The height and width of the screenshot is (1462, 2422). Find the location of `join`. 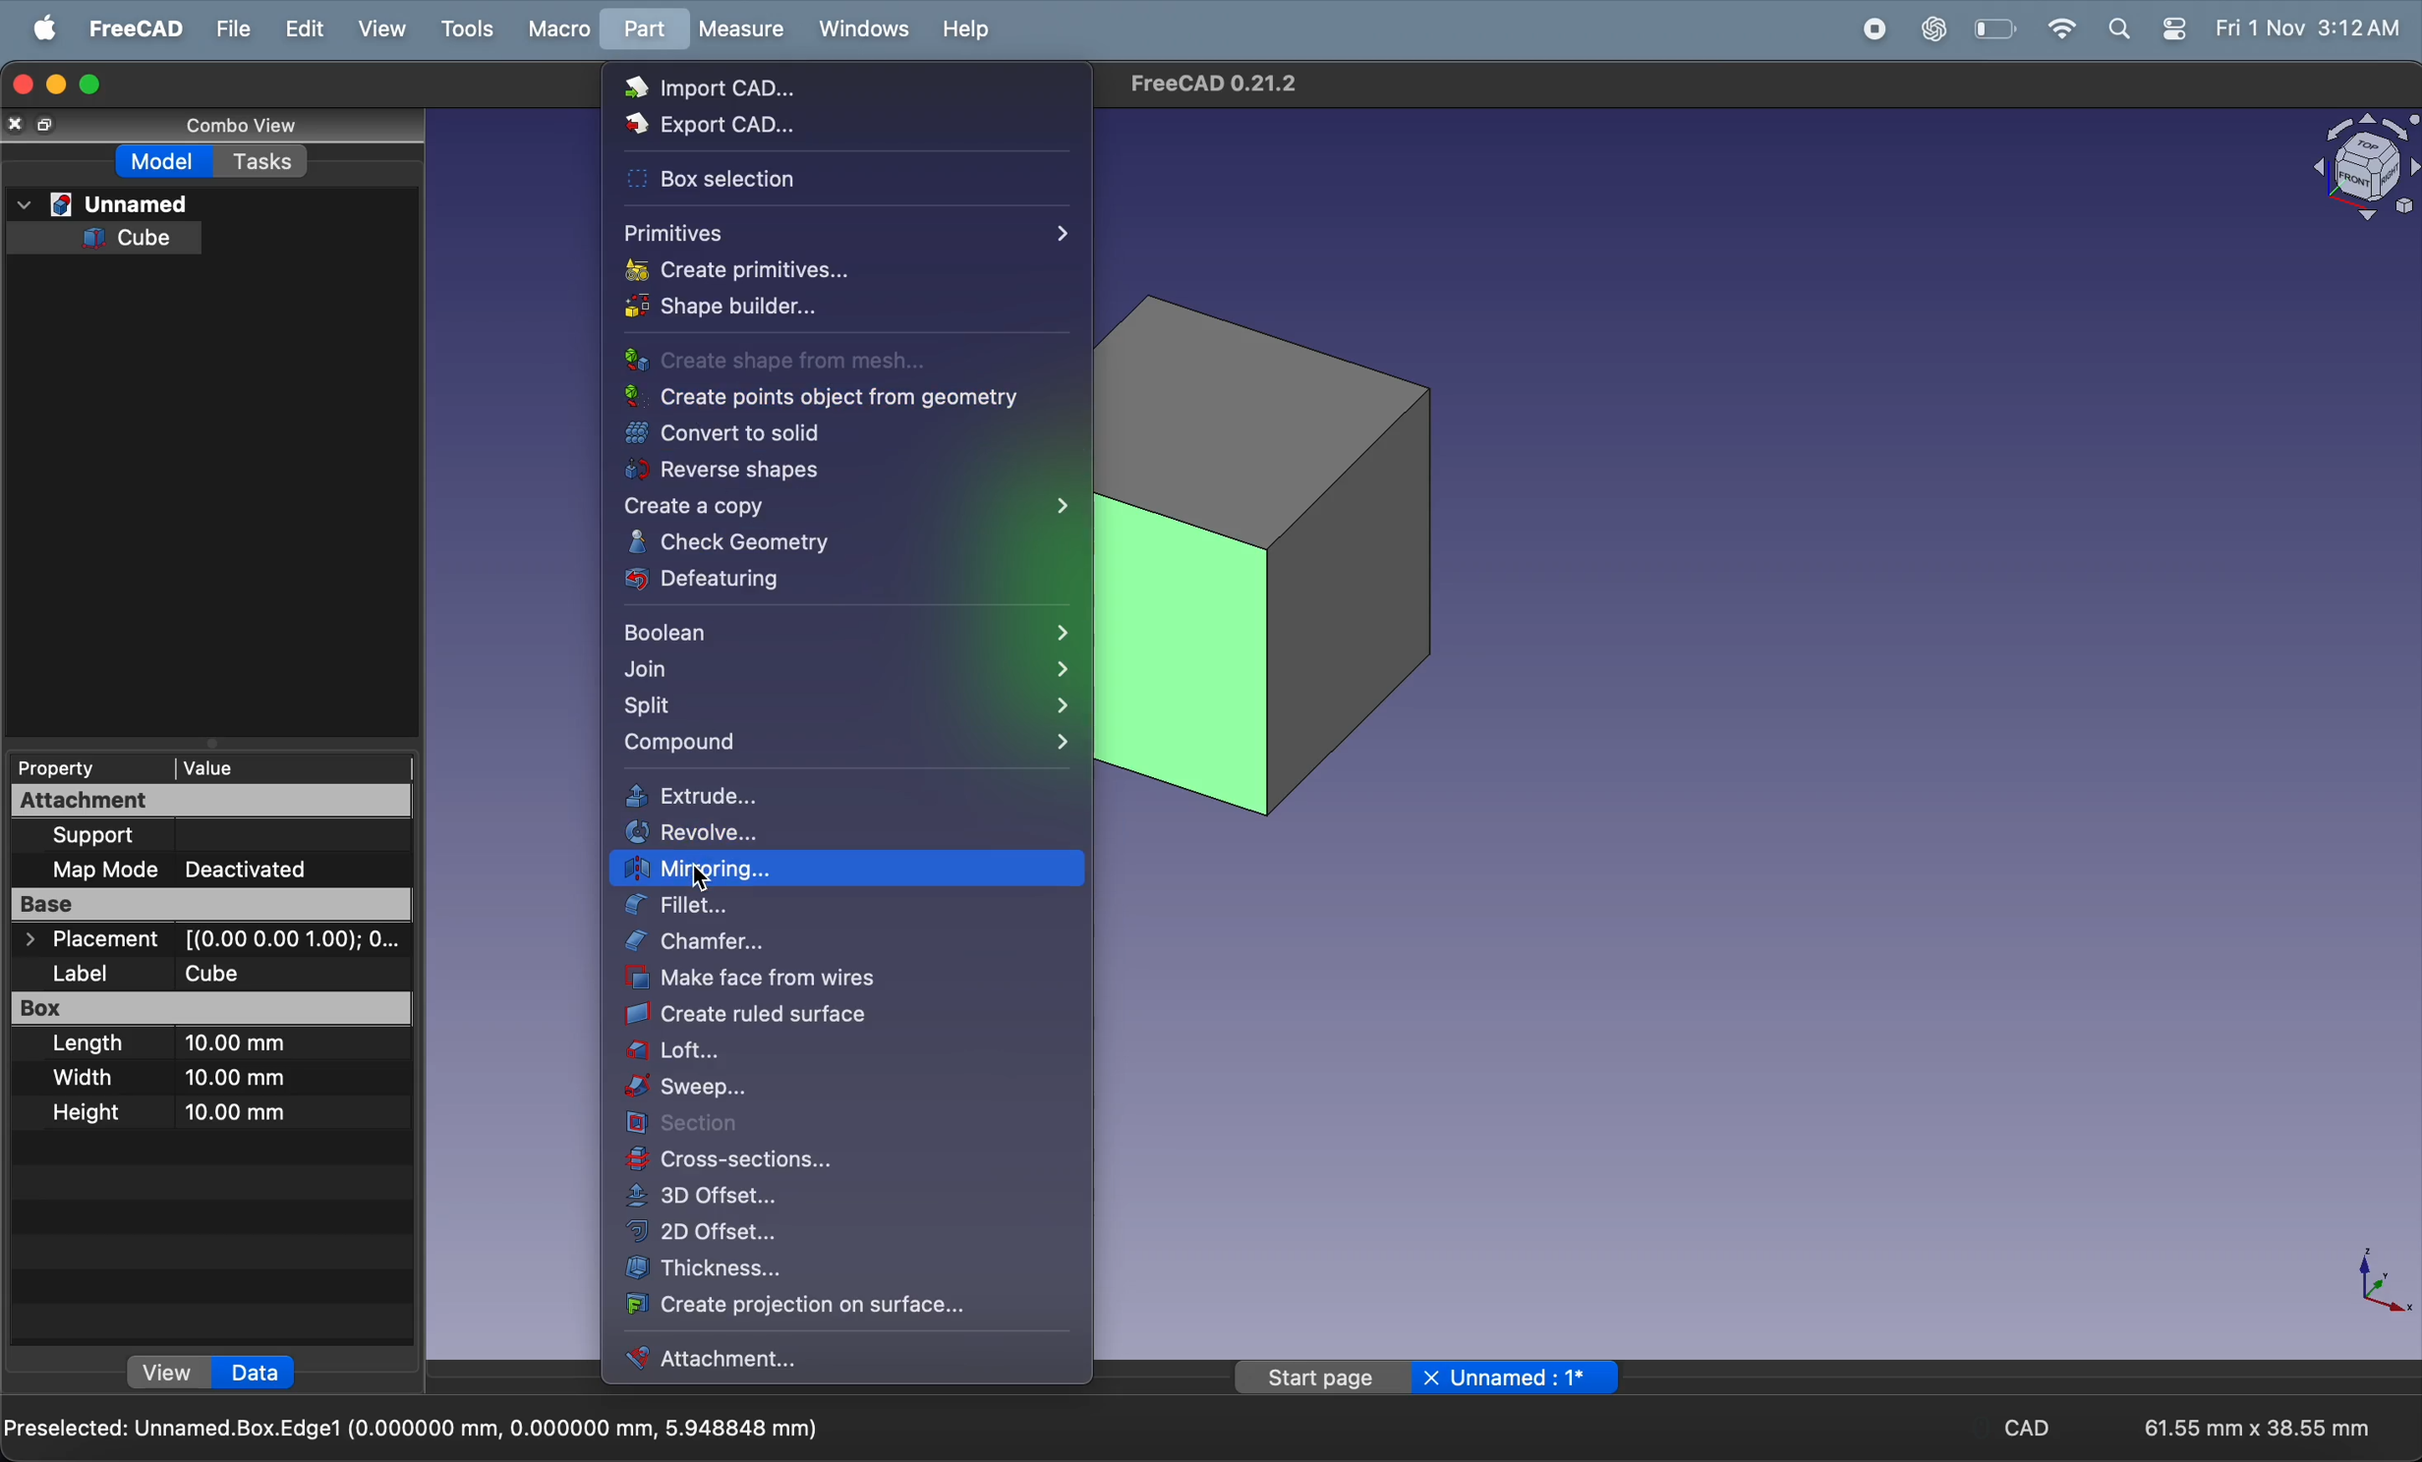

join is located at coordinates (849, 674).